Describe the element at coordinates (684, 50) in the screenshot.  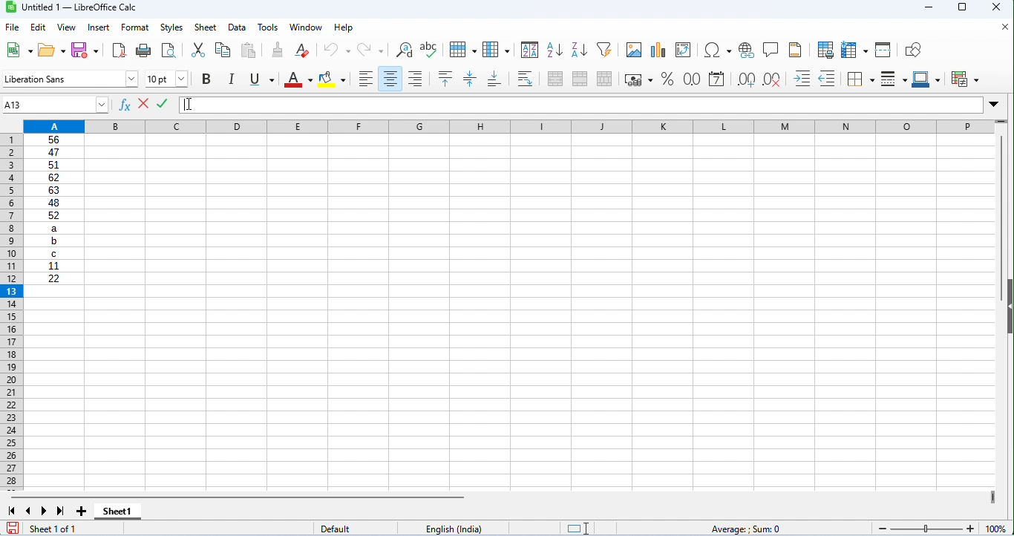
I see `insert or edit pivot table` at that location.